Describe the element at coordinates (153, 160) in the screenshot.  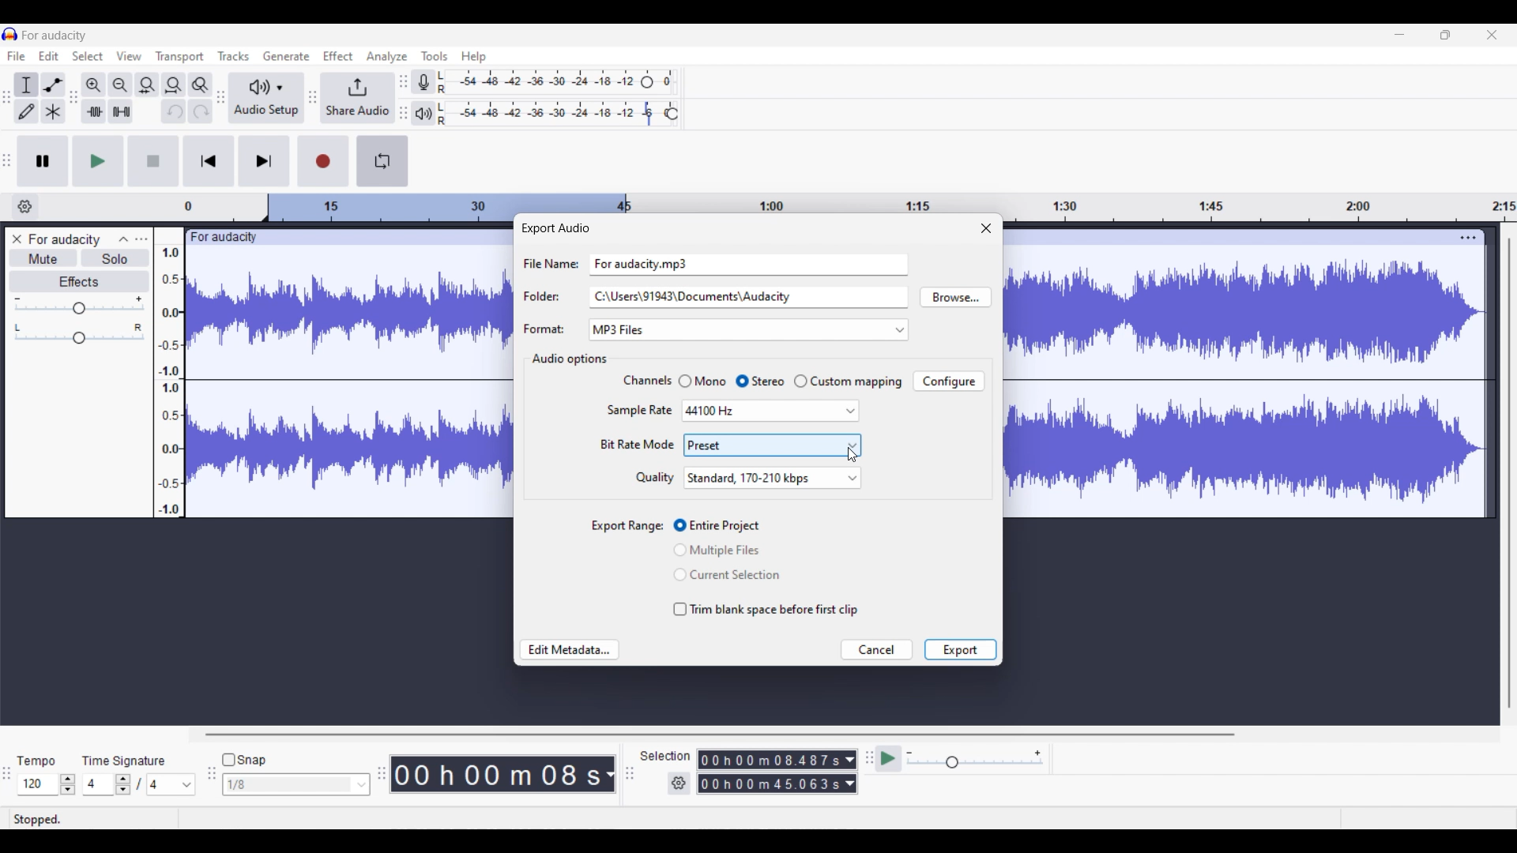
I see `Stop` at that location.